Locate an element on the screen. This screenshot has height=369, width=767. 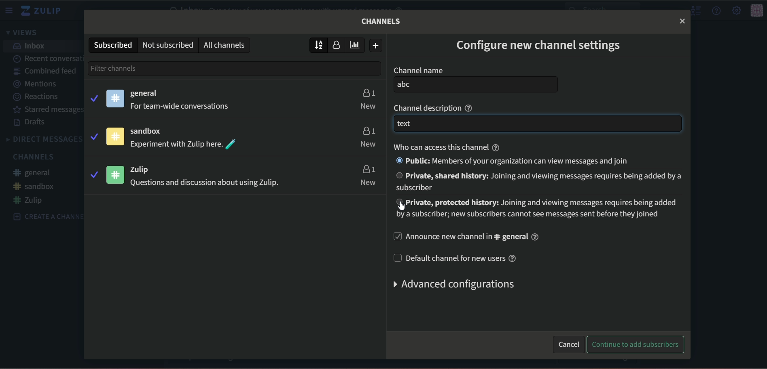
channels is located at coordinates (382, 21).